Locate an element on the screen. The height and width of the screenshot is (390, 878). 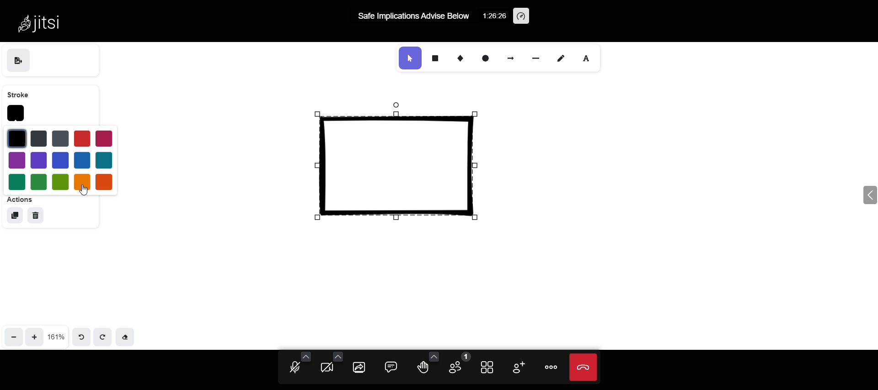
blue is located at coordinates (40, 139).